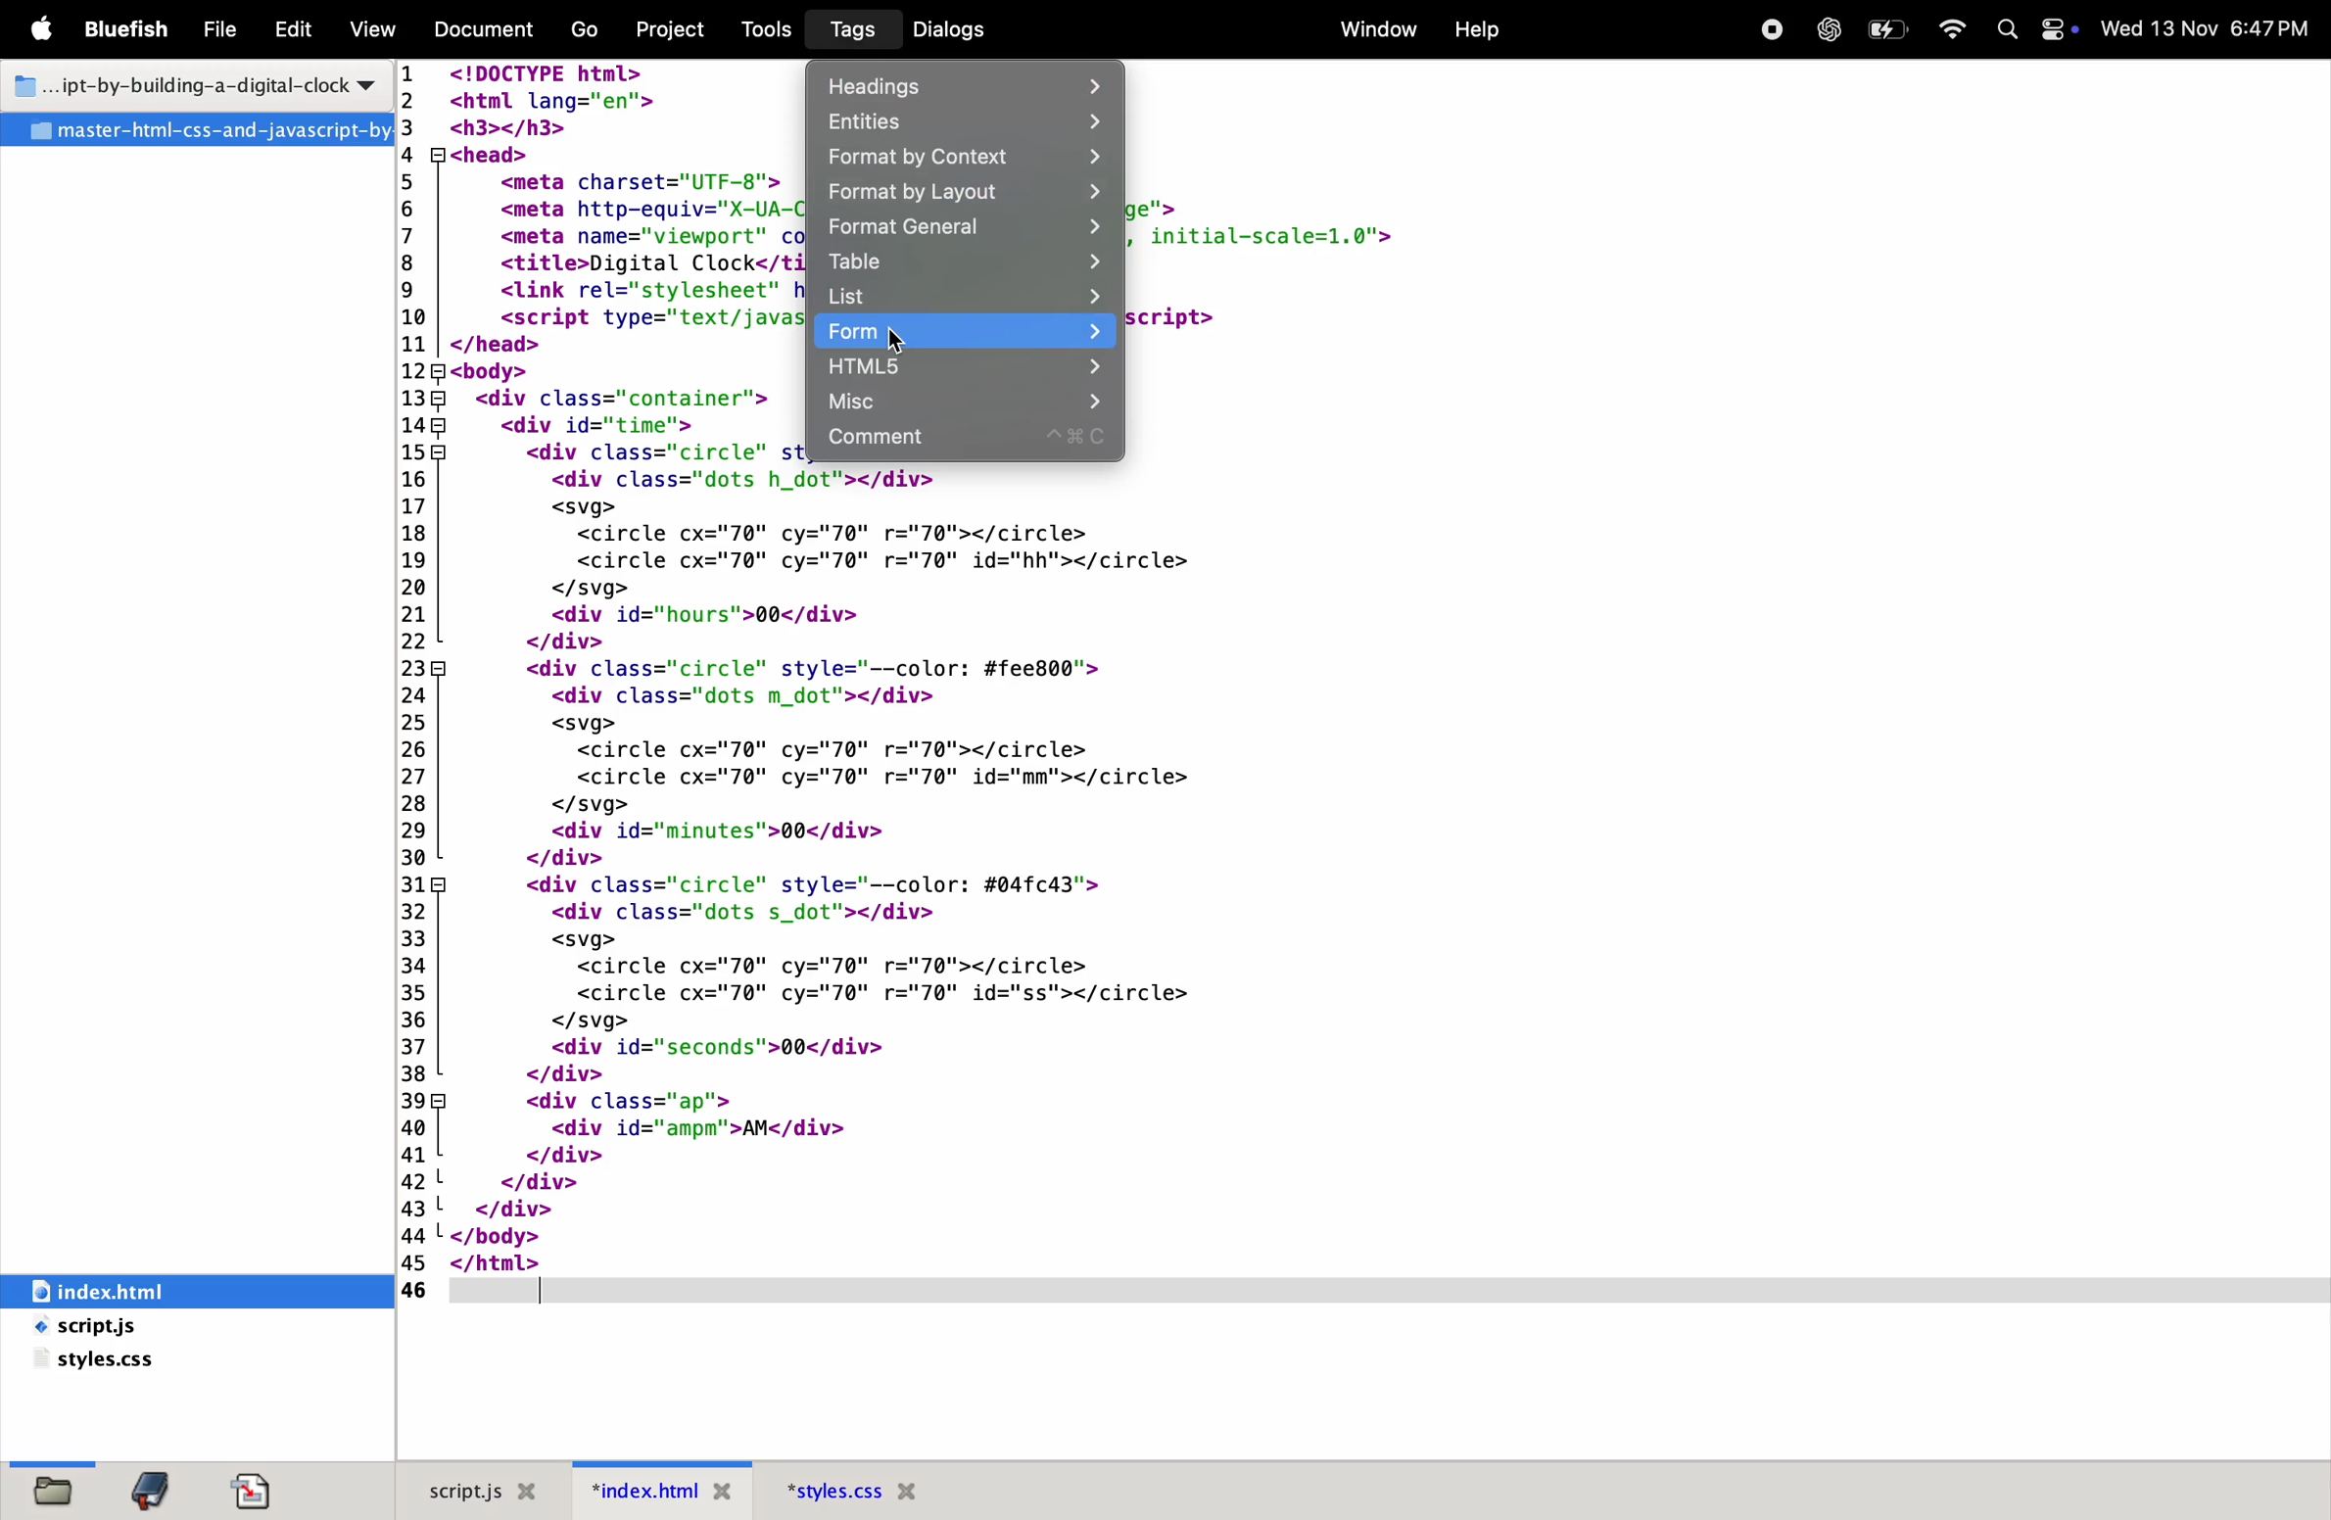  Describe the element at coordinates (1373, 31) in the screenshot. I see `window` at that location.